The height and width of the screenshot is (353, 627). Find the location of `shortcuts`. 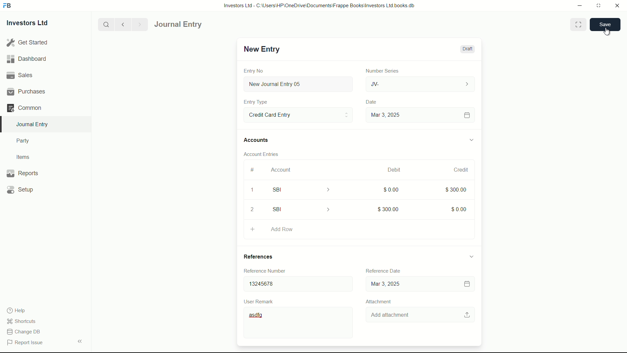

shortcuts is located at coordinates (23, 321).